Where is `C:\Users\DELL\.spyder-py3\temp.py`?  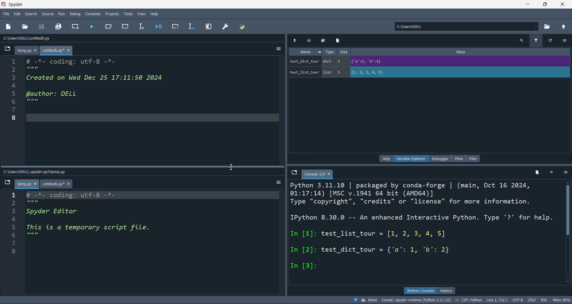 C:\Users\DELL\.spyder-py3\temp.py is located at coordinates (42, 171).